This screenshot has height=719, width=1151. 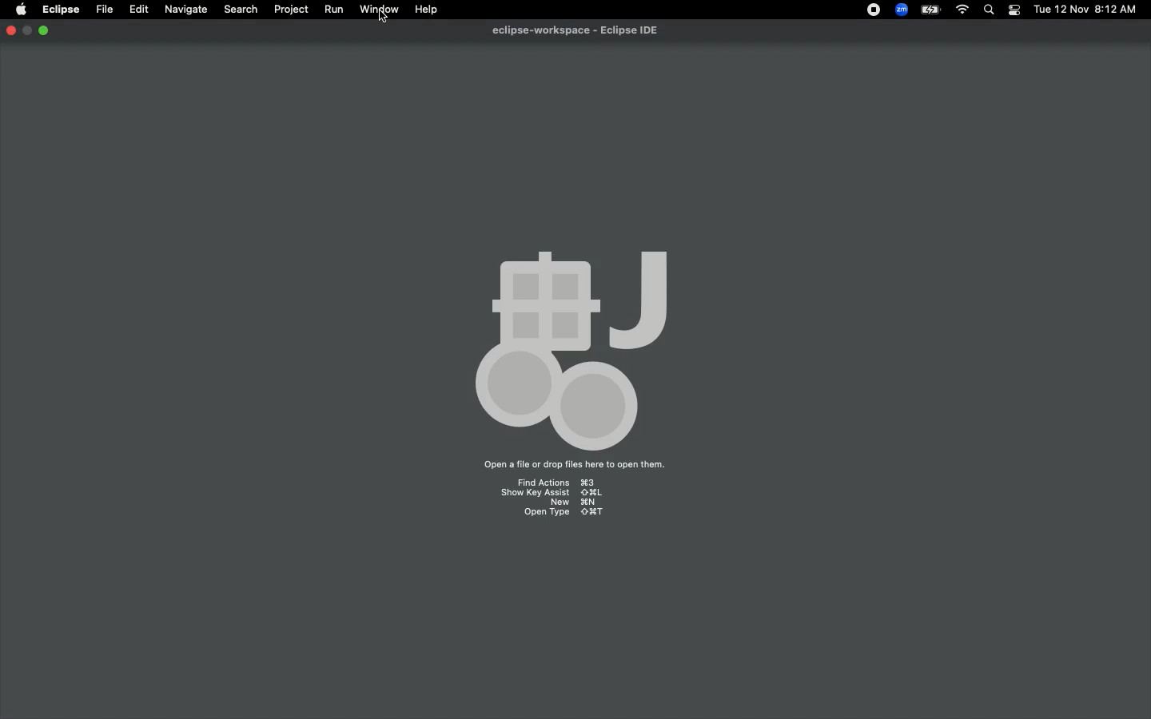 What do you see at coordinates (581, 30) in the screenshot?
I see `Eclipse IDE workspace` at bounding box center [581, 30].